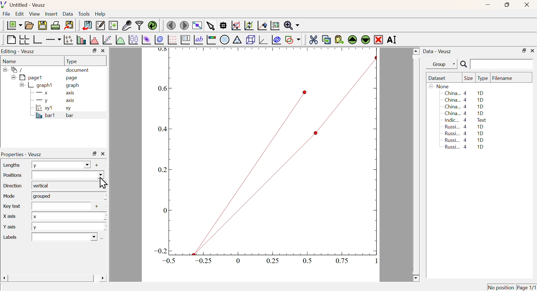  Describe the element at coordinates (223, 25) in the screenshot. I see `Read Data points on graph` at that location.